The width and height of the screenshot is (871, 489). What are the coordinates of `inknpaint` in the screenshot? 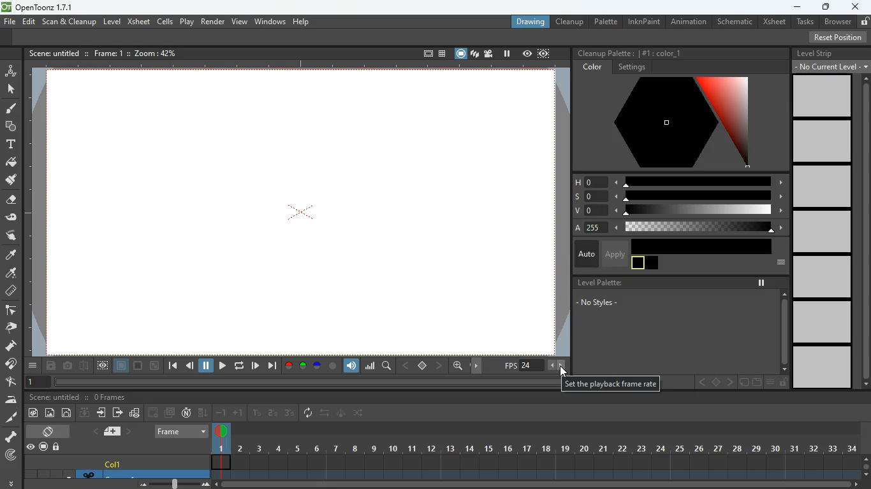 It's located at (643, 22).